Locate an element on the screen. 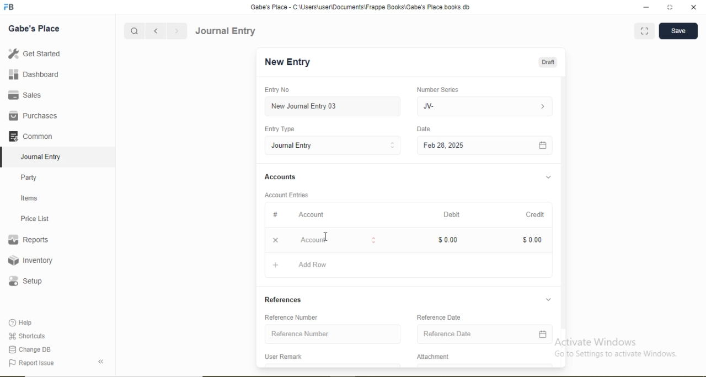 This screenshot has width=706, height=377. Entry Type is located at coordinates (279, 129).